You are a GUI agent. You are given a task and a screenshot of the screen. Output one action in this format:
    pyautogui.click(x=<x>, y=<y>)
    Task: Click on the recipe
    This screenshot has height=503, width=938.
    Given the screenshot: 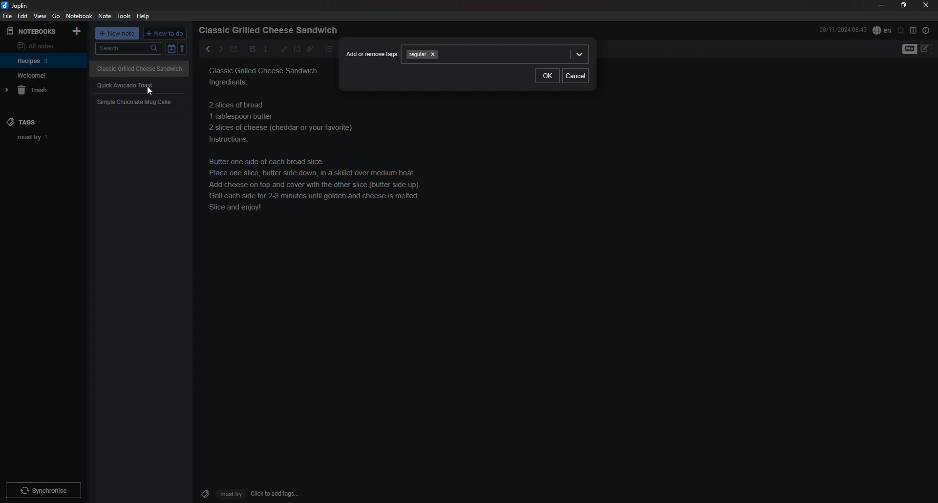 What is the action you would take?
    pyautogui.click(x=125, y=85)
    